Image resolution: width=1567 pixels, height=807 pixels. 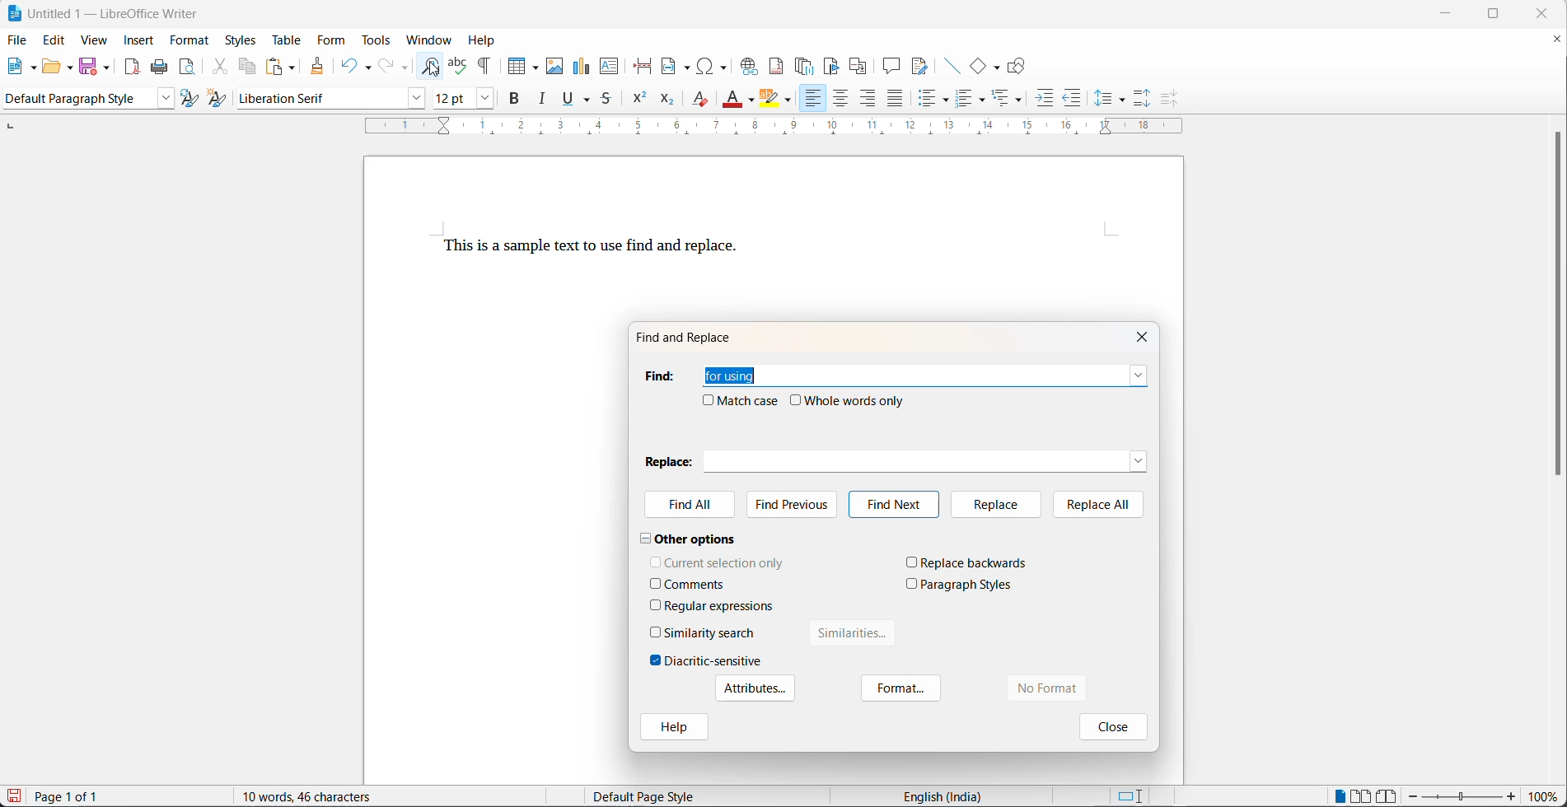 I want to click on update selected style, so click(x=190, y=99).